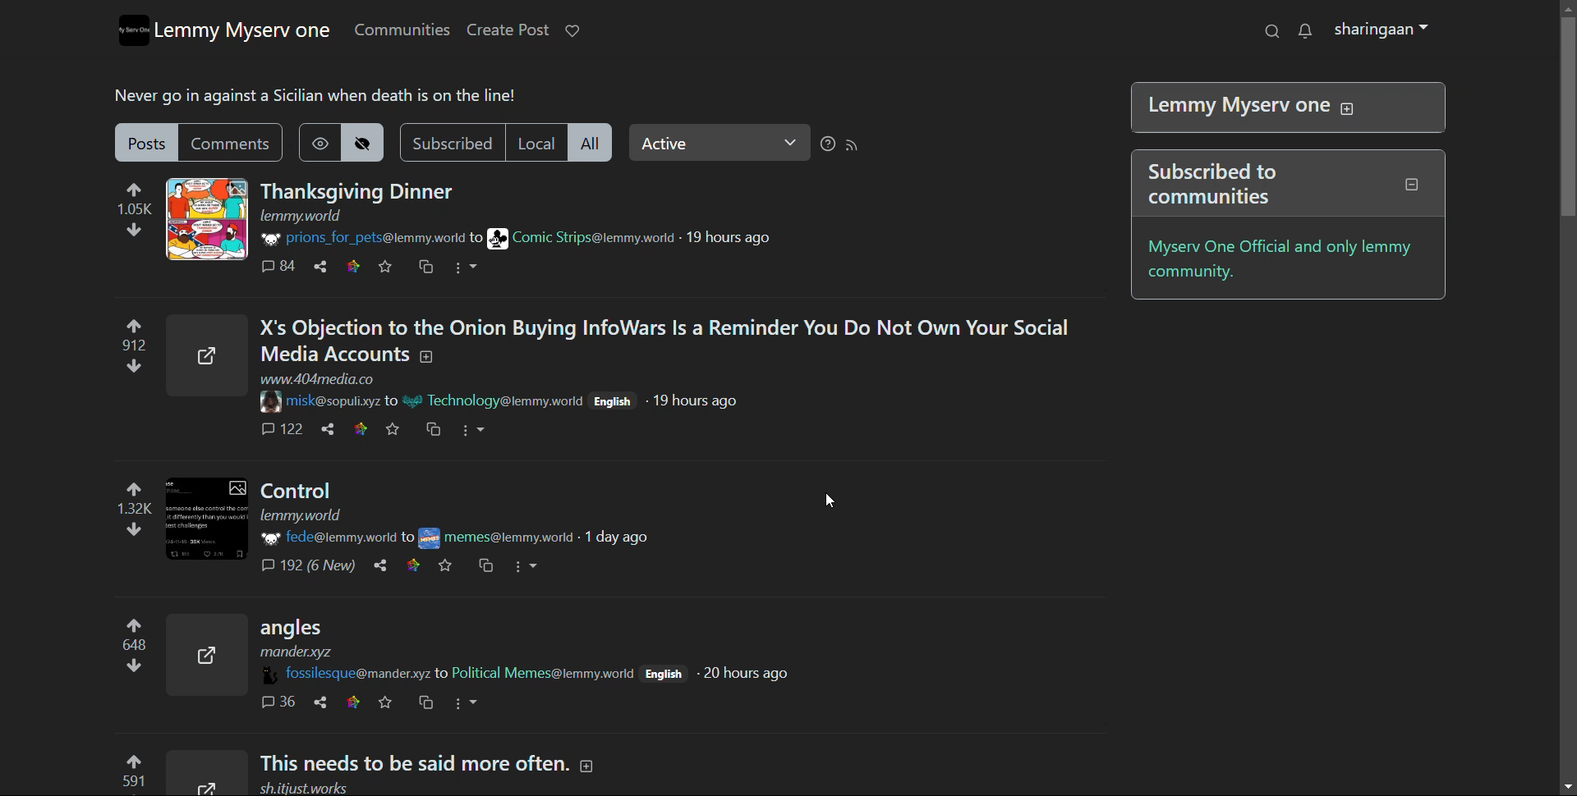  I want to click on 19 hours ago(time of posting), so click(729, 236).